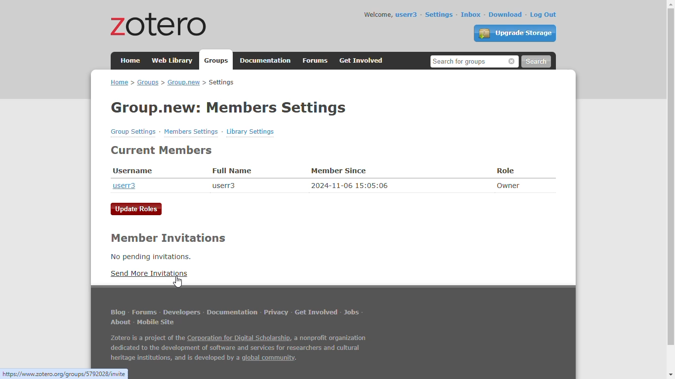 This screenshot has height=379, width=675. Describe the element at coordinates (506, 171) in the screenshot. I see `role` at that location.